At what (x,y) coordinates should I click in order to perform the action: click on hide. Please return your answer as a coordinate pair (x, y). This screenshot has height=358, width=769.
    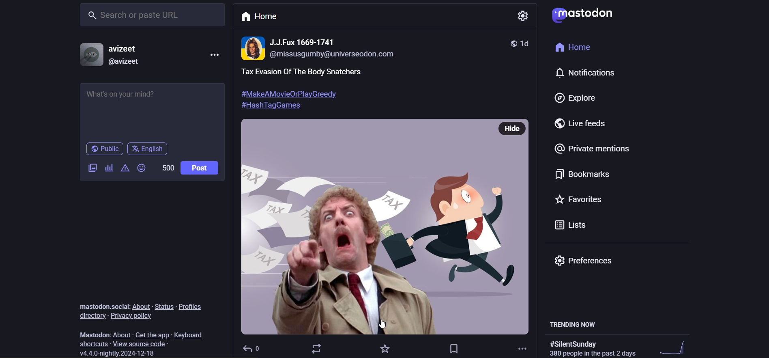
    Looking at the image, I should click on (516, 128).